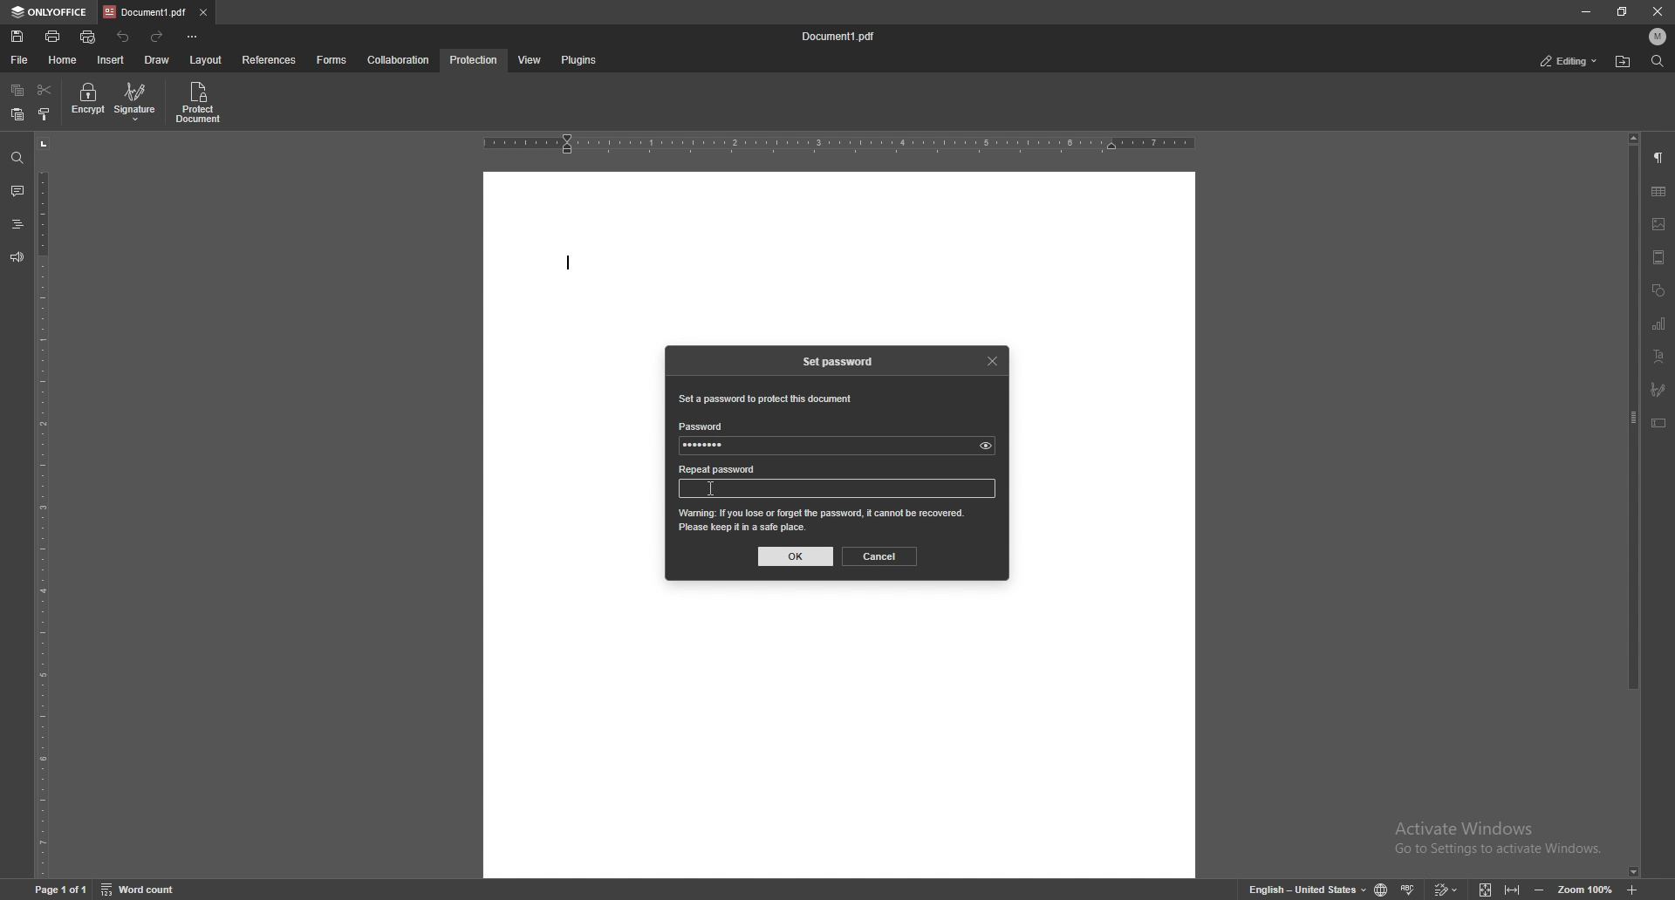  Describe the element at coordinates (992, 359) in the screenshot. I see `close` at that location.